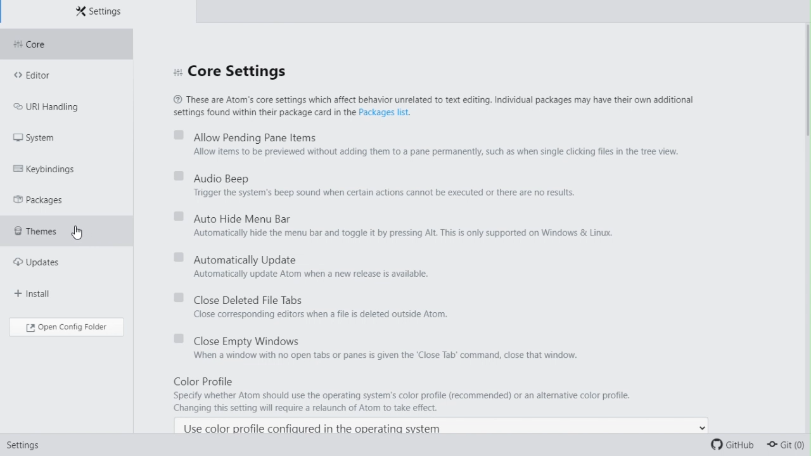 The image size is (811, 456). Describe the element at coordinates (314, 427) in the screenshot. I see `Use color profile configured in the operating system` at that location.